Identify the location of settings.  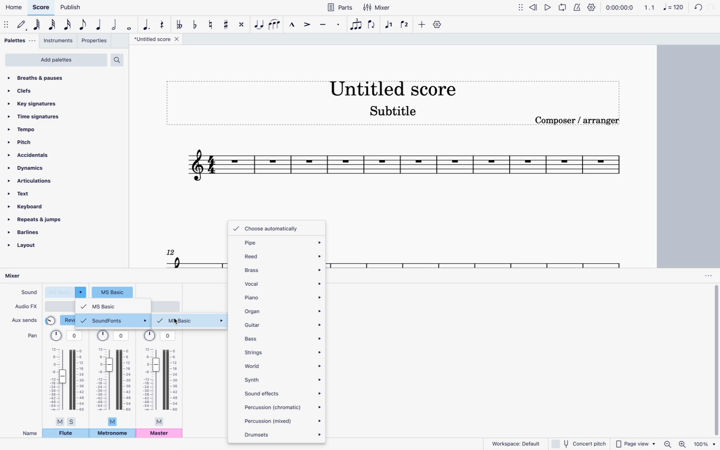
(438, 24).